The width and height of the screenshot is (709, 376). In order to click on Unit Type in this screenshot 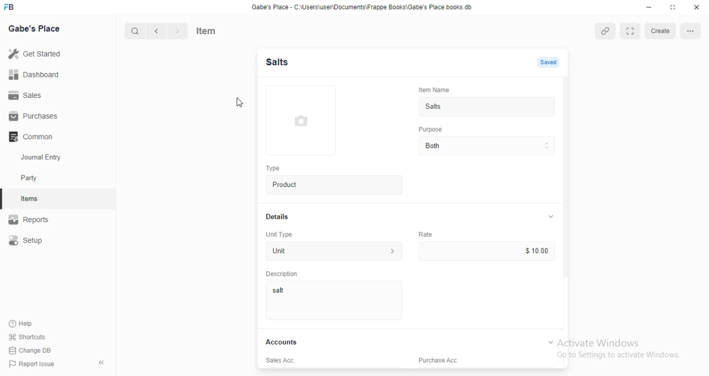, I will do `click(280, 234)`.